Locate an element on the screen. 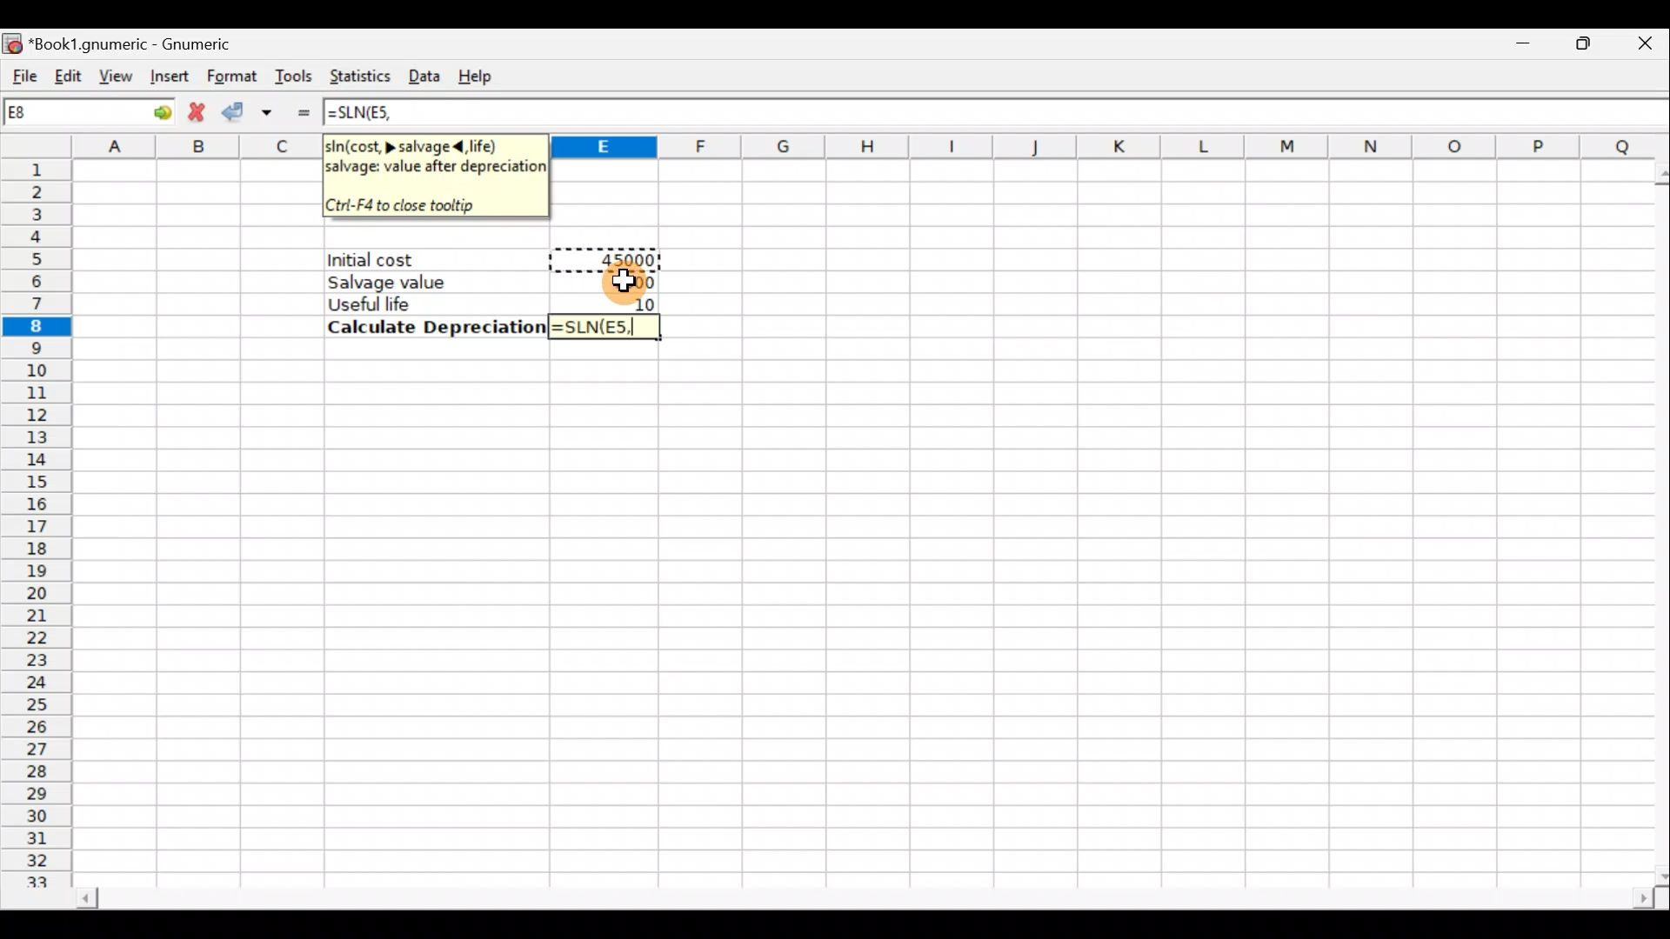 The height and width of the screenshot is (939, 1670). Cursor hovering on cell E6 is located at coordinates (636, 283).